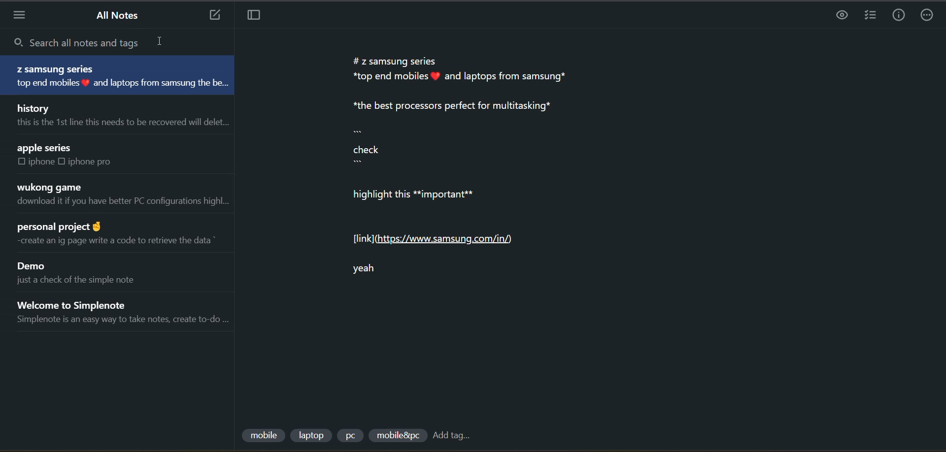  I want to click on info, so click(895, 16).